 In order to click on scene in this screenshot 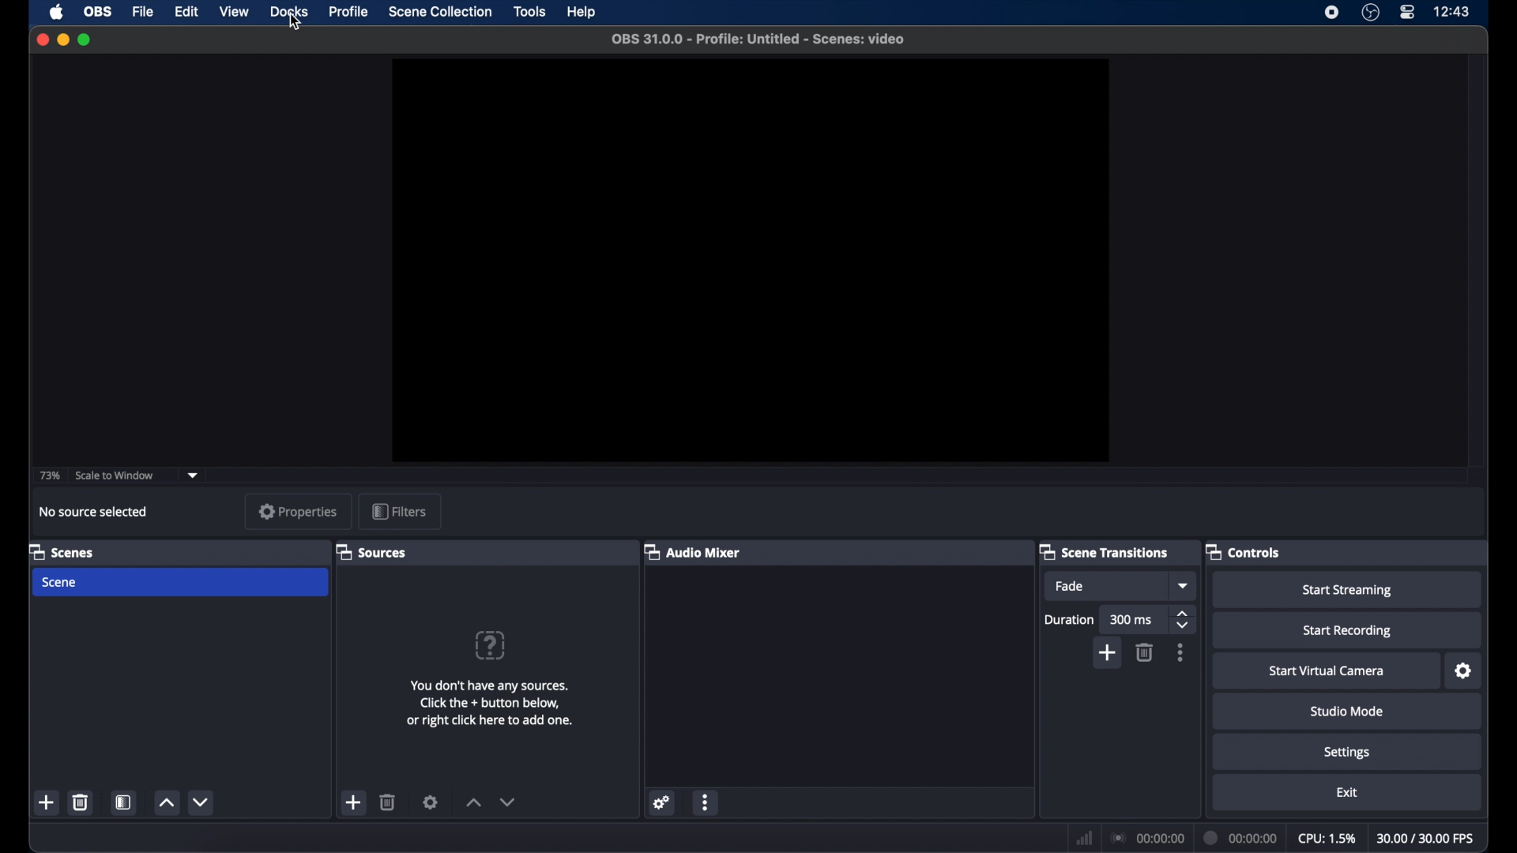, I will do `click(61, 583)`.